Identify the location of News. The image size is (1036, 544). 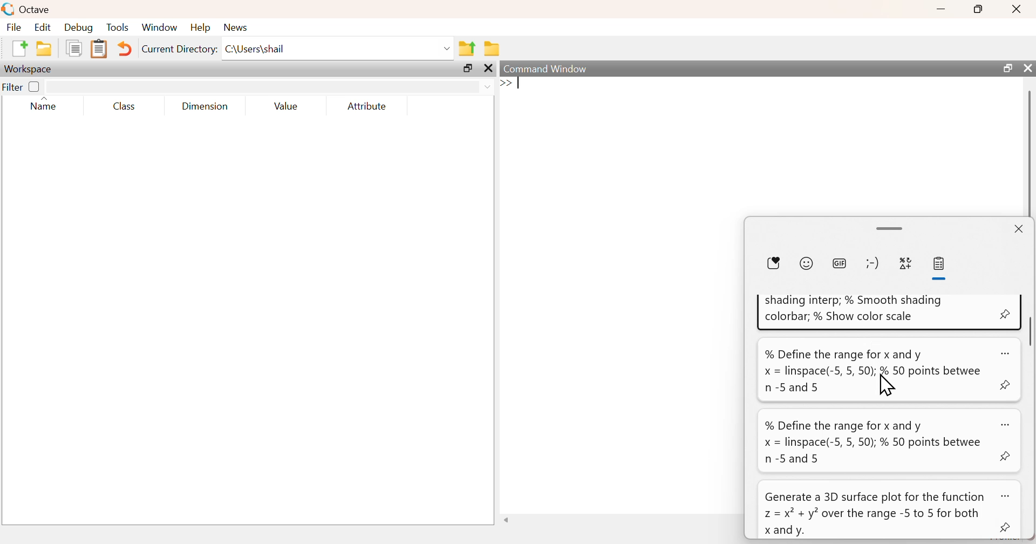
(237, 28).